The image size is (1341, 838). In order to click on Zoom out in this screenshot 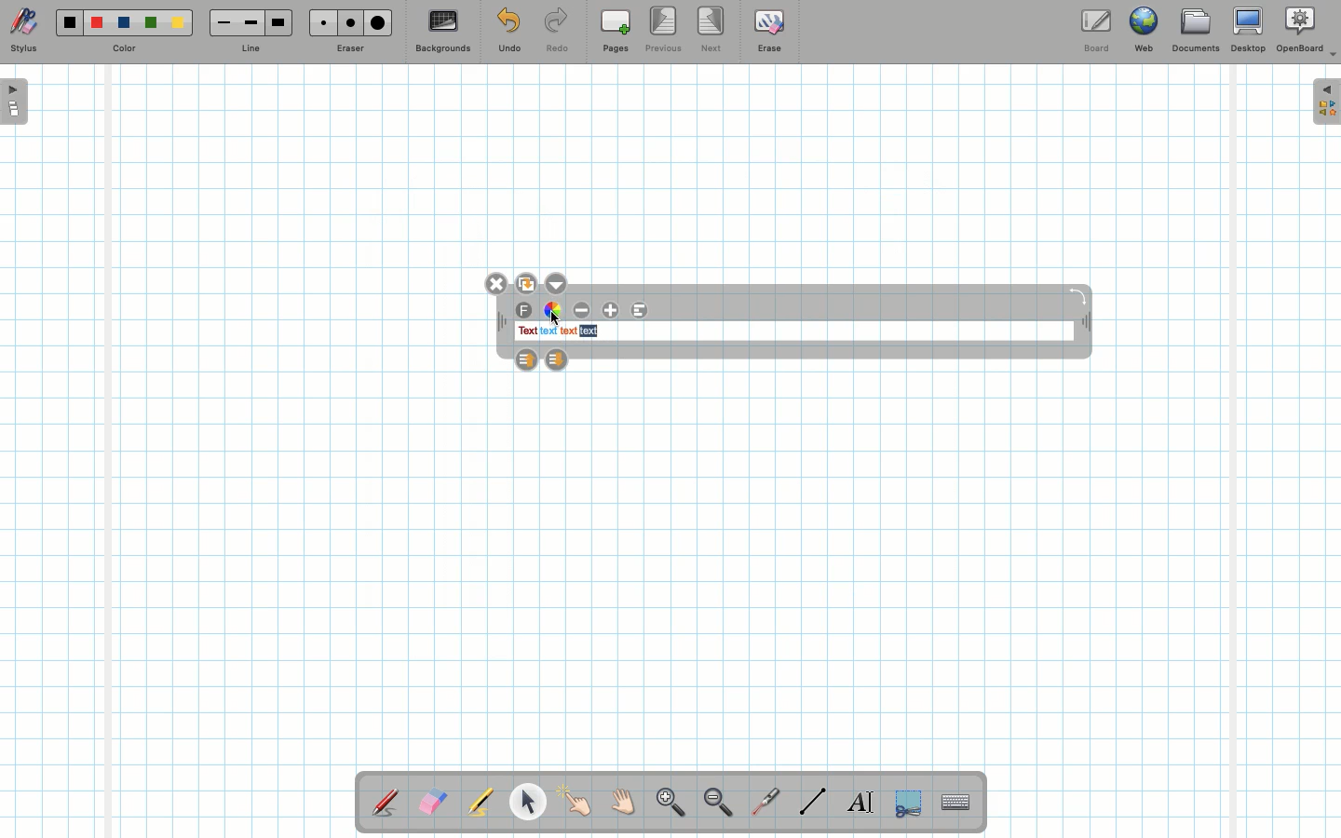, I will do `click(718, 804)`.